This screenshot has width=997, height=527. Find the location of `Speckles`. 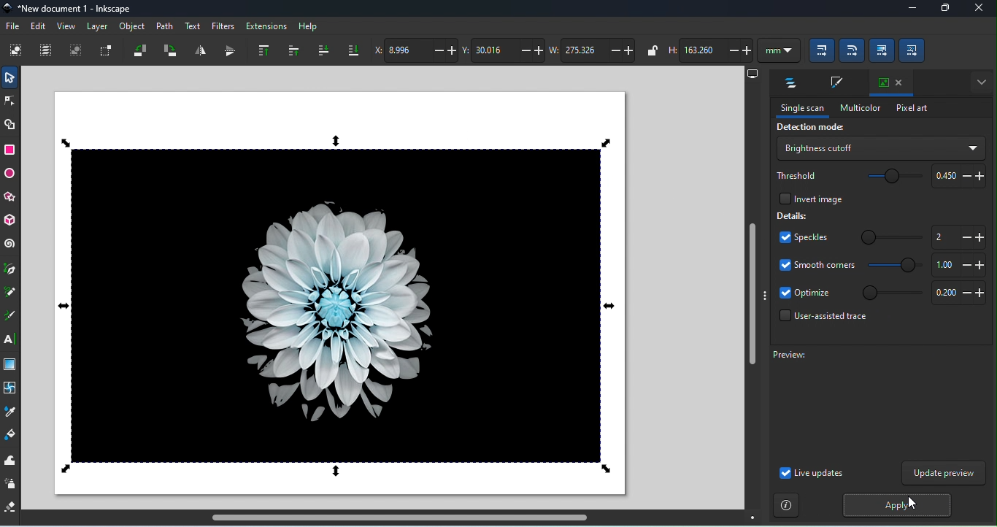

Speckles is located at coordinates (803, 237).